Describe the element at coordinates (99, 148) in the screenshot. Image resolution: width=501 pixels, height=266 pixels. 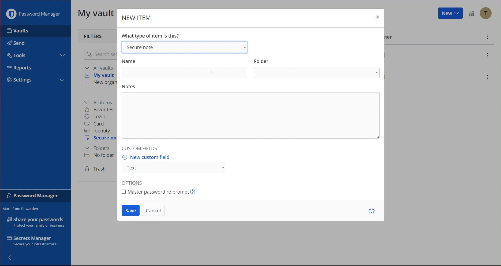
I see `Folders` at that location.